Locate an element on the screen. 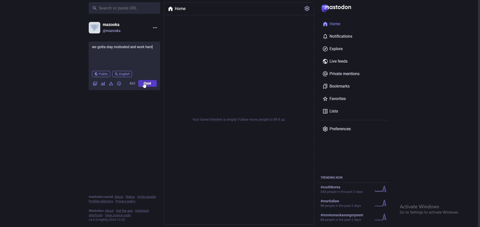 The width and height of the screenshot is (480, 227). status is located at coordinates (130, 197).